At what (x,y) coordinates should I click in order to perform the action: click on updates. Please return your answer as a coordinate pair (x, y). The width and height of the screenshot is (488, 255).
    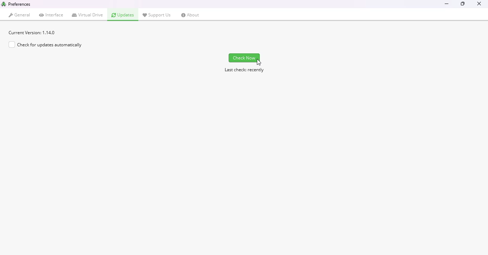
    Looking at the image, I should click on (123, 15).